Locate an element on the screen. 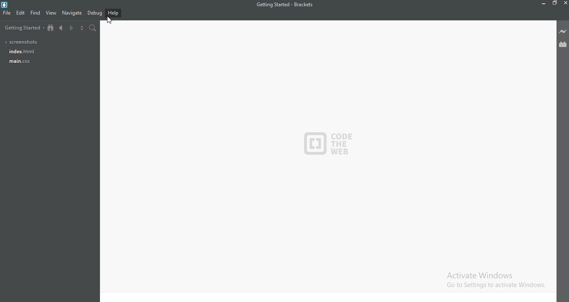 This screenshot has width=569, height=302. main.css is located at coordinates (21, 62).